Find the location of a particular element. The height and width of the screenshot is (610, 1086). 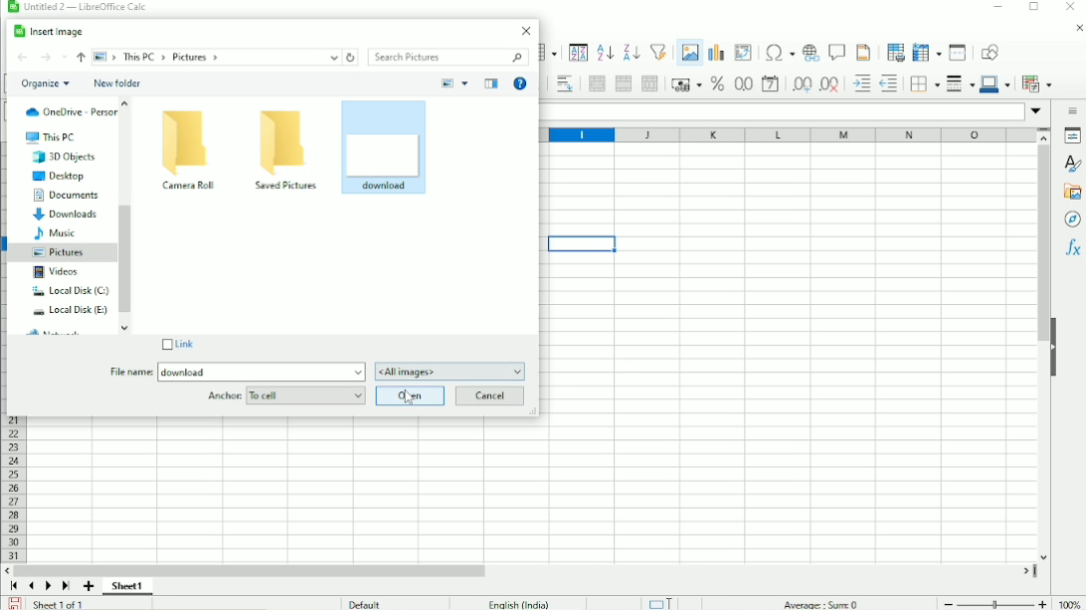

Save is located at coordinates (13, 603).